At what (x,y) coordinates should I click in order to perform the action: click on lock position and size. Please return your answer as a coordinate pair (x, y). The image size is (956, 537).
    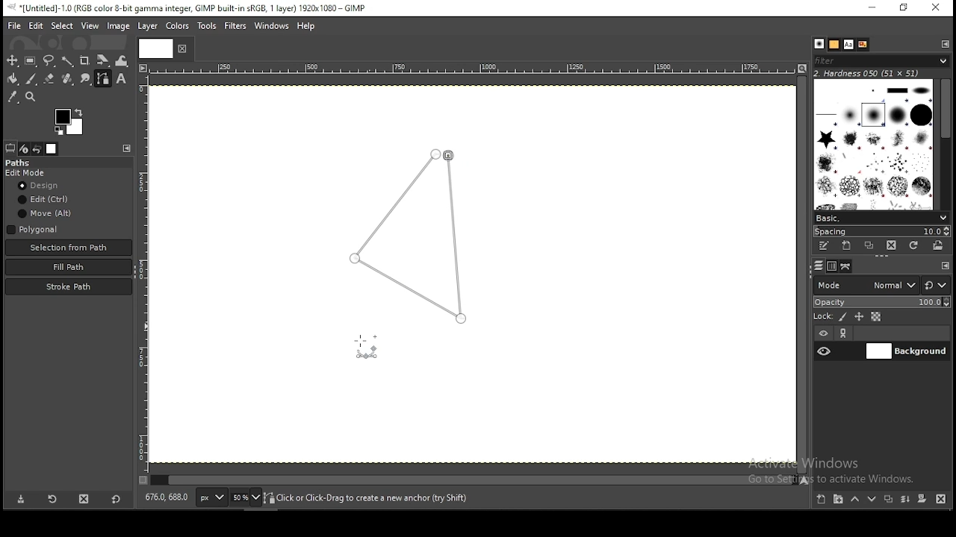
    Looking at the image, I should click on (859, 316).